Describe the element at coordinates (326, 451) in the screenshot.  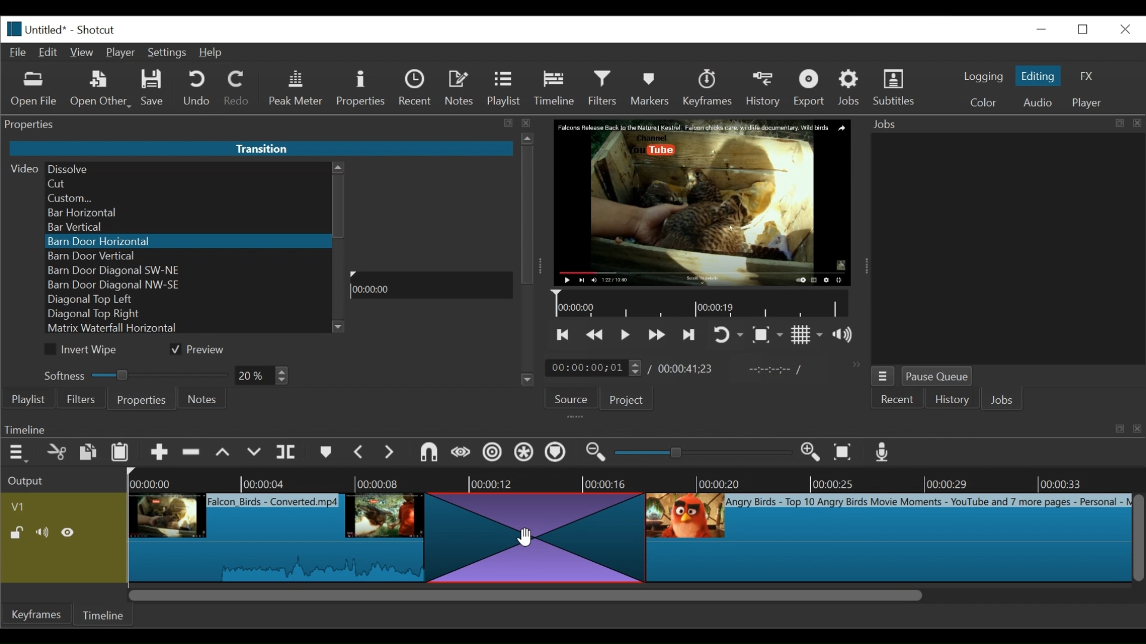
I see `Markers` at that location.